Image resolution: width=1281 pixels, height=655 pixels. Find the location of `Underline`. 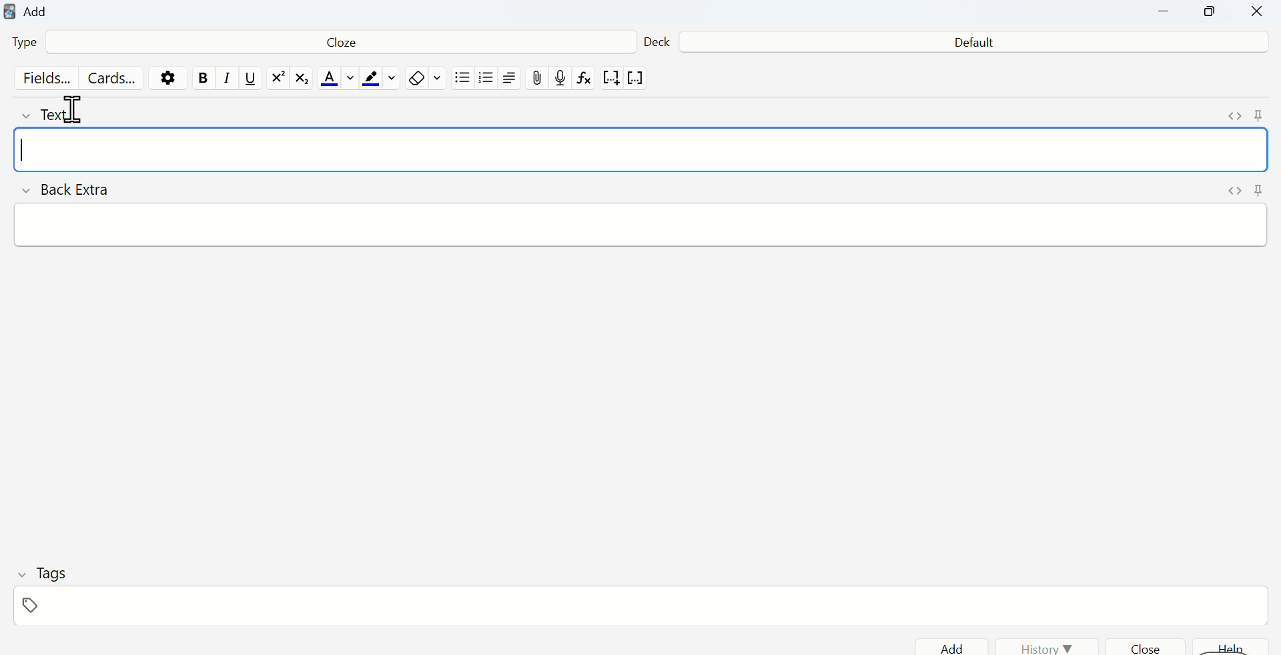

Underline is located at coordinates (250, 79).